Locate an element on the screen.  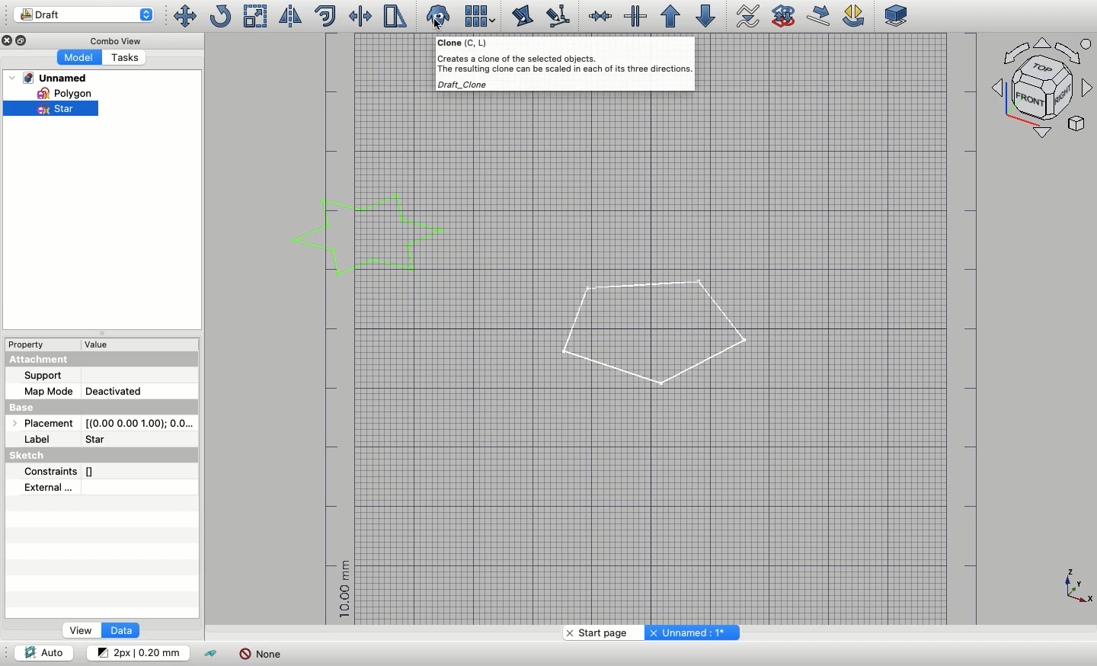
Sketch is located at coordinates (100, 454).